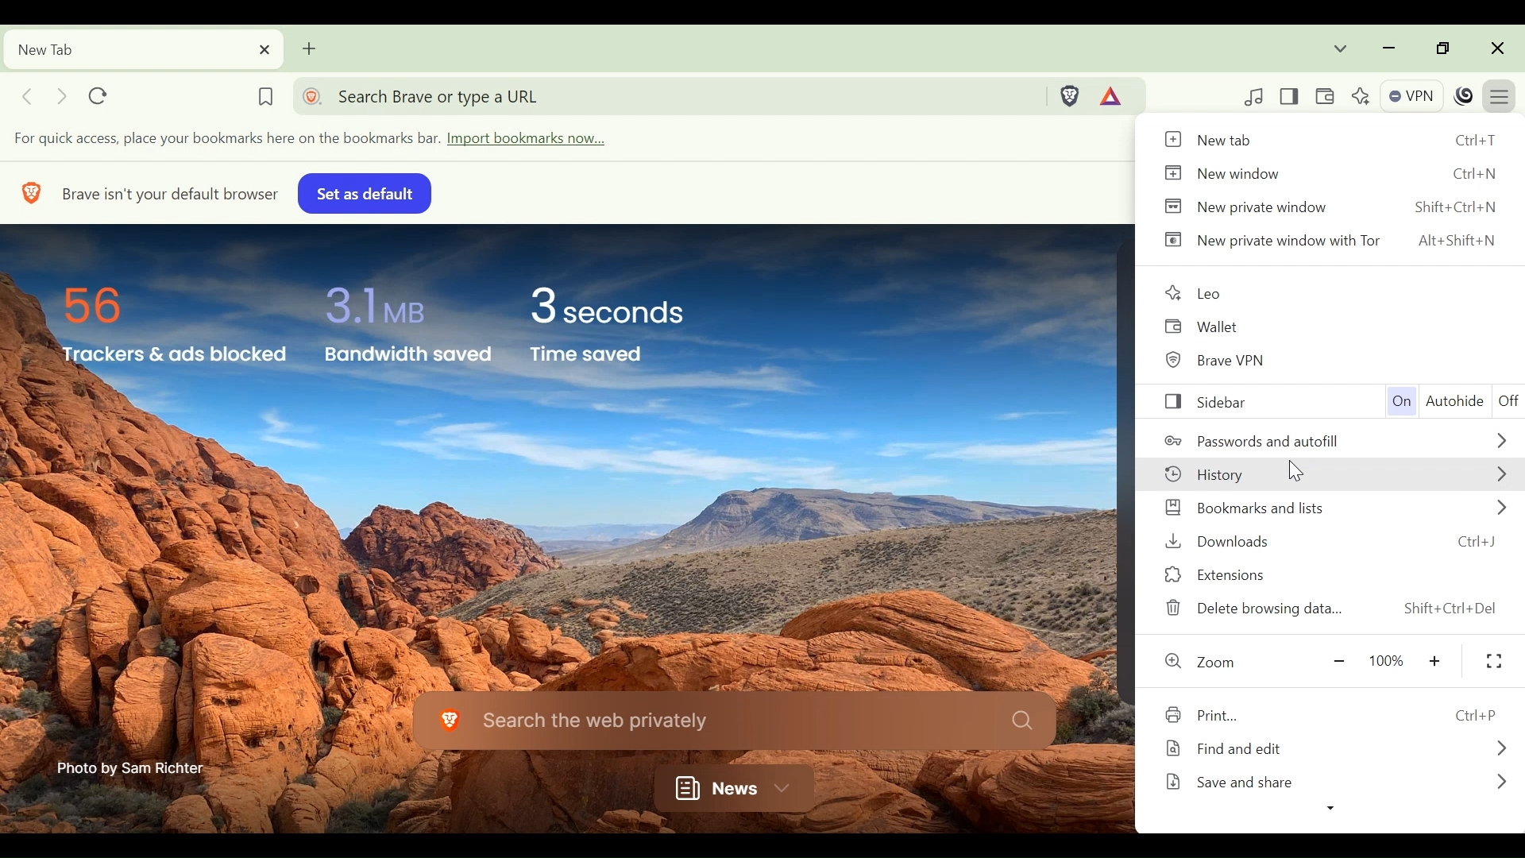 This screenshot has width=1525, height=858. Describe the element at coordinates (1212, 326) in the screenshot. I see `Wallet` at that location.